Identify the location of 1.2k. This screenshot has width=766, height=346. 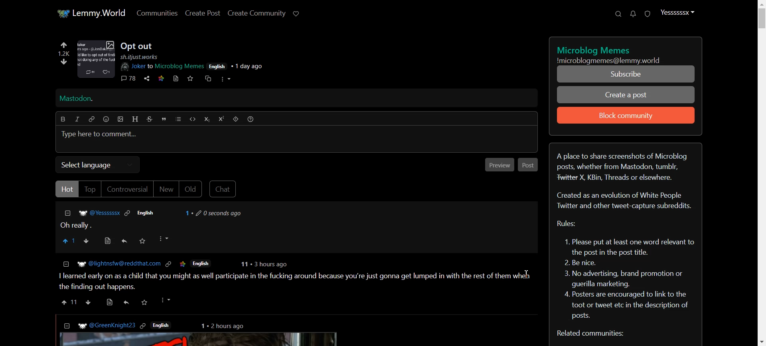
(64, 53).